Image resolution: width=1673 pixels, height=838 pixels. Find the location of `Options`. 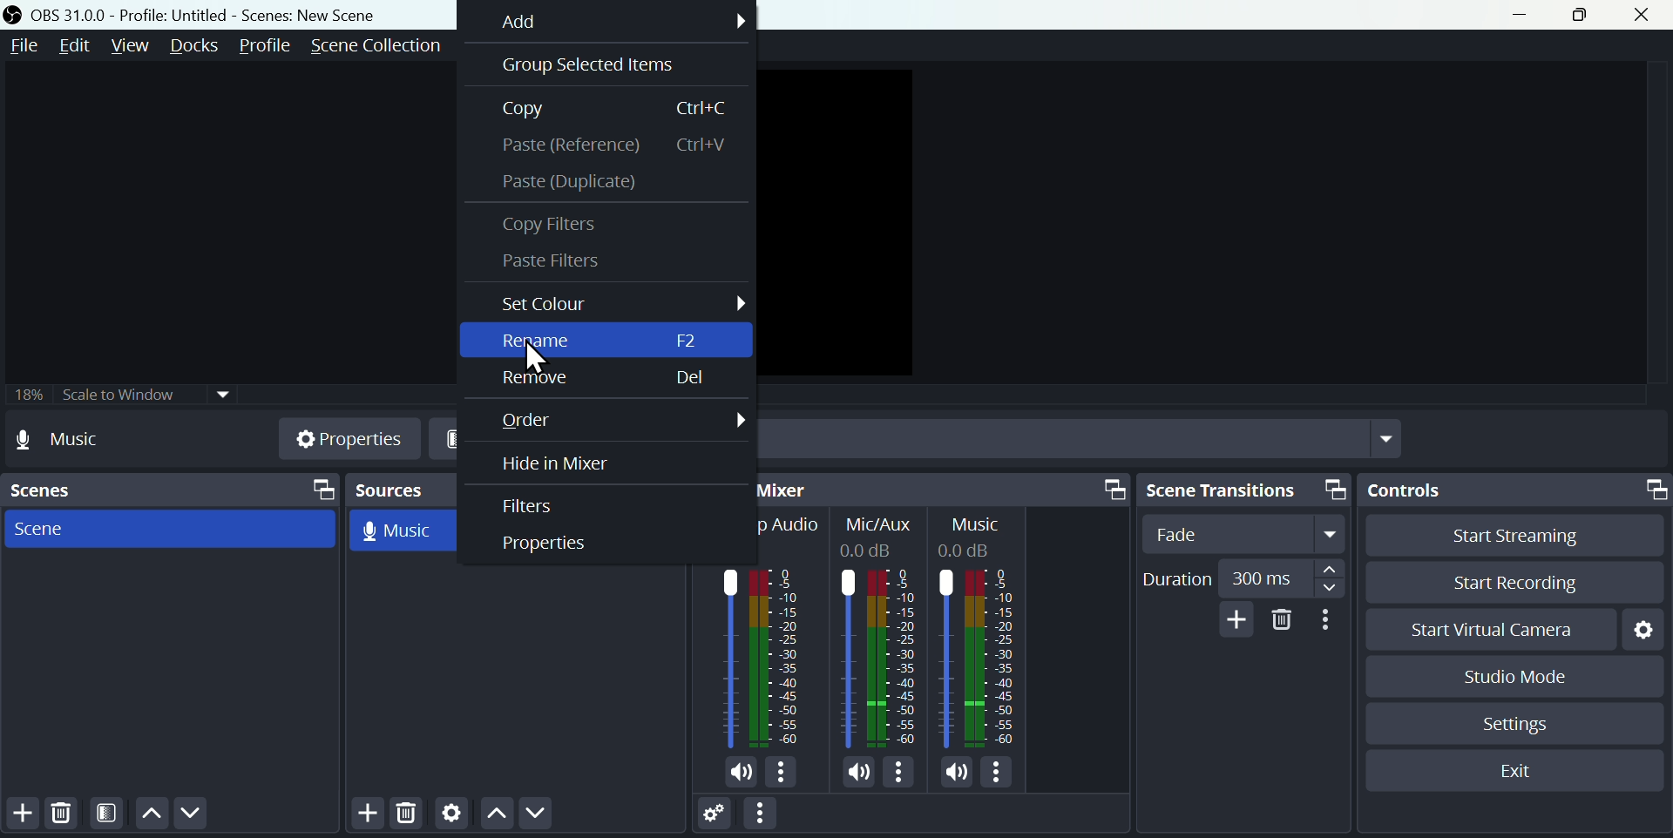

Options is located at coordinates (899, 773).